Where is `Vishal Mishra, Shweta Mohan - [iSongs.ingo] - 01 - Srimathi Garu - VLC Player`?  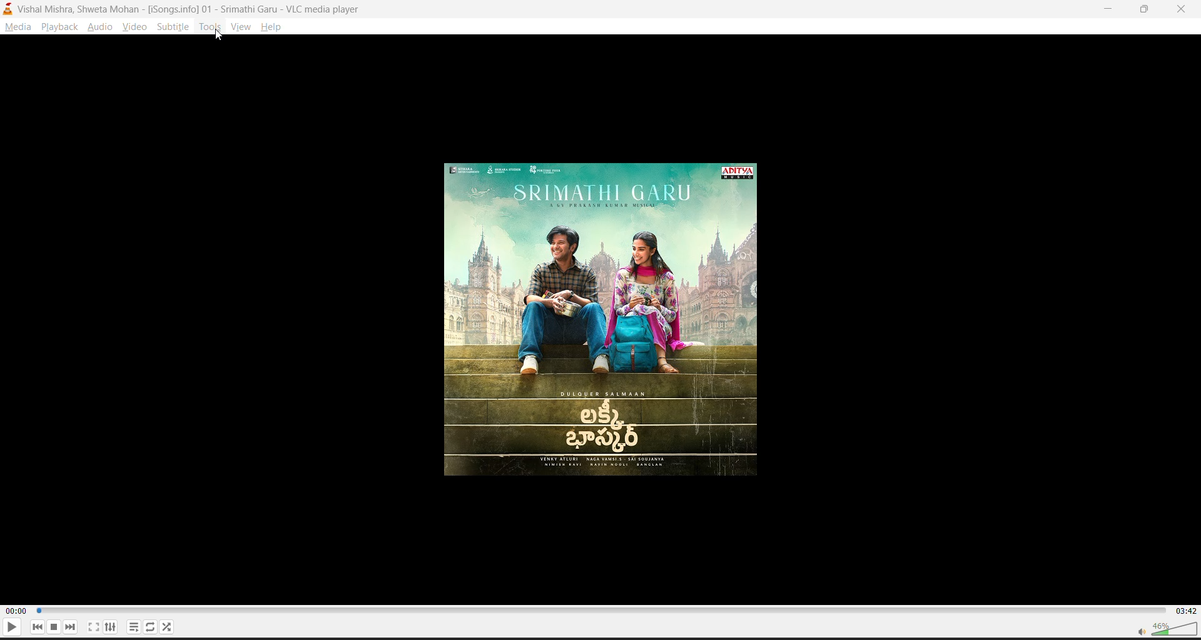
Vishal Mishra, Shweta Mohan - [iSongs.ingo] - 01 - Srimathi Garu - VLC Player is located at coordinates (191, 9).